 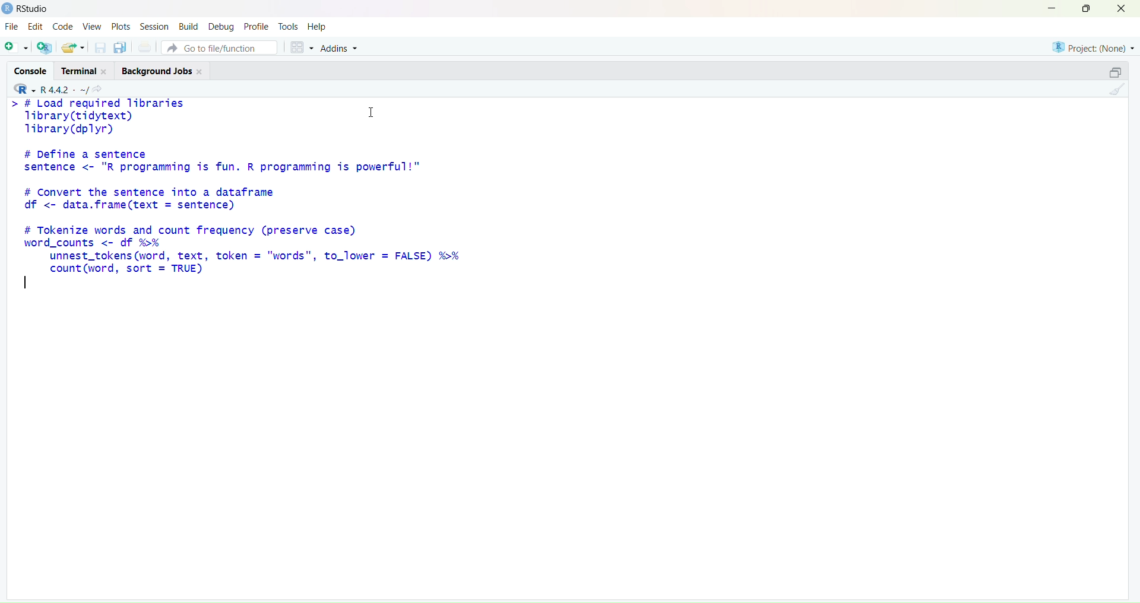 I want to click on save all open documents, so click(x=122, y=47).